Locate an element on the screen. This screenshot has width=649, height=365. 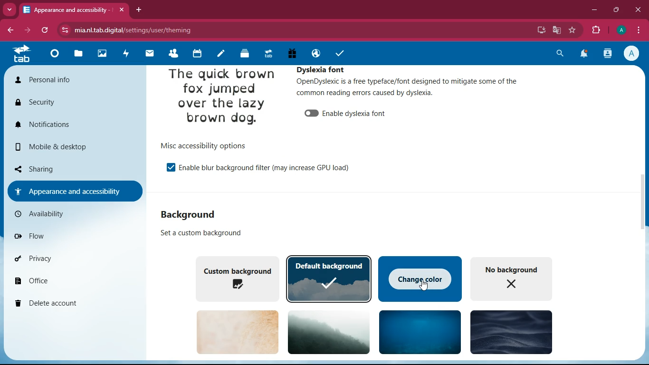
public is located at coordinates (314, 53).